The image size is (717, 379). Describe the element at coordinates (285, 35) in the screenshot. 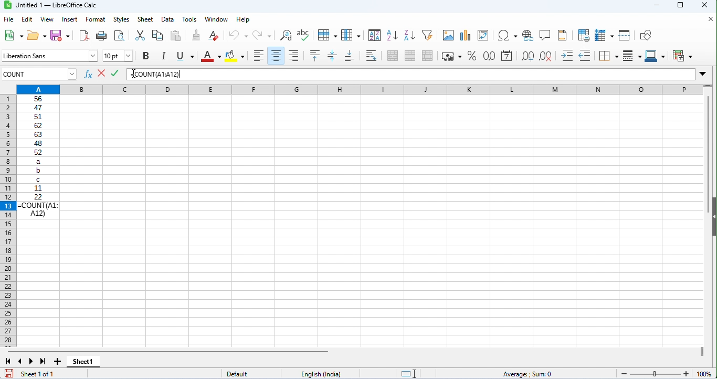

I see `find and replace` at that location.